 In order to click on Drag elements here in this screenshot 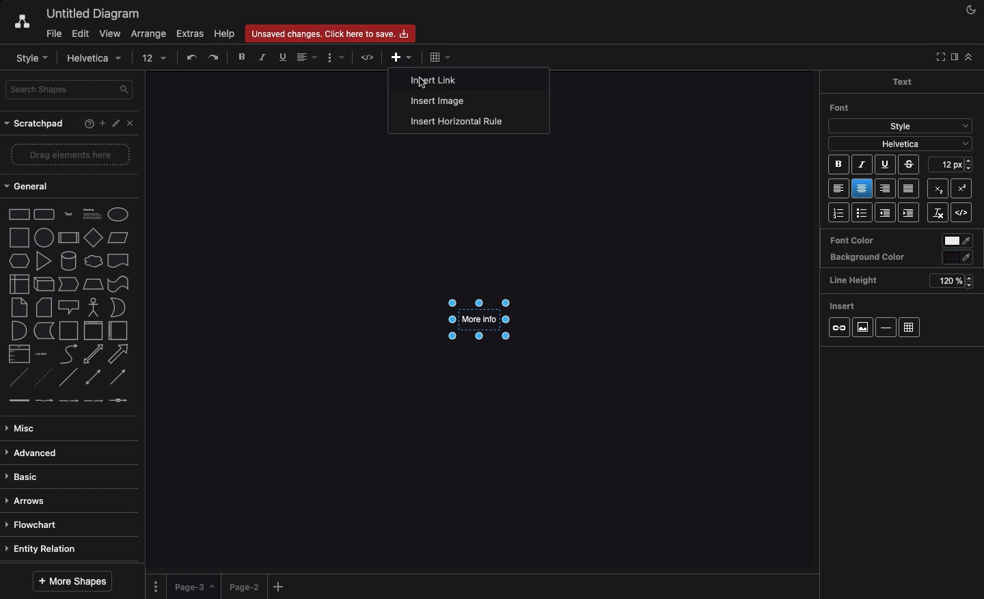, I will do `click(72, 154)`.